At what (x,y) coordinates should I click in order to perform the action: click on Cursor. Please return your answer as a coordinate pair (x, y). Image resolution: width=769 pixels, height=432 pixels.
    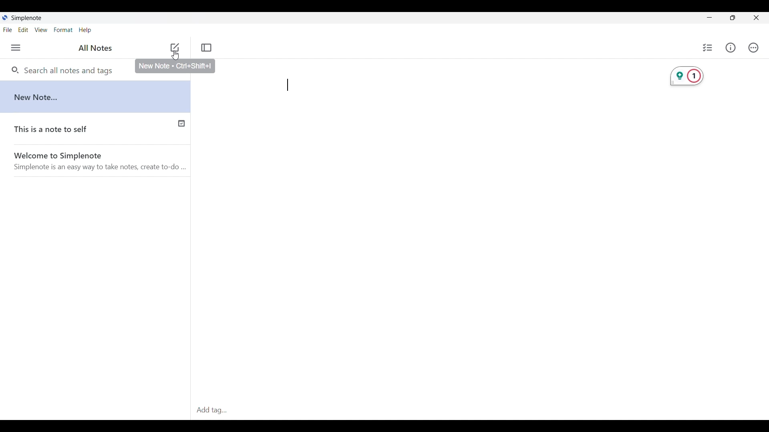
    Looking at the image, I should click on (175, 56).